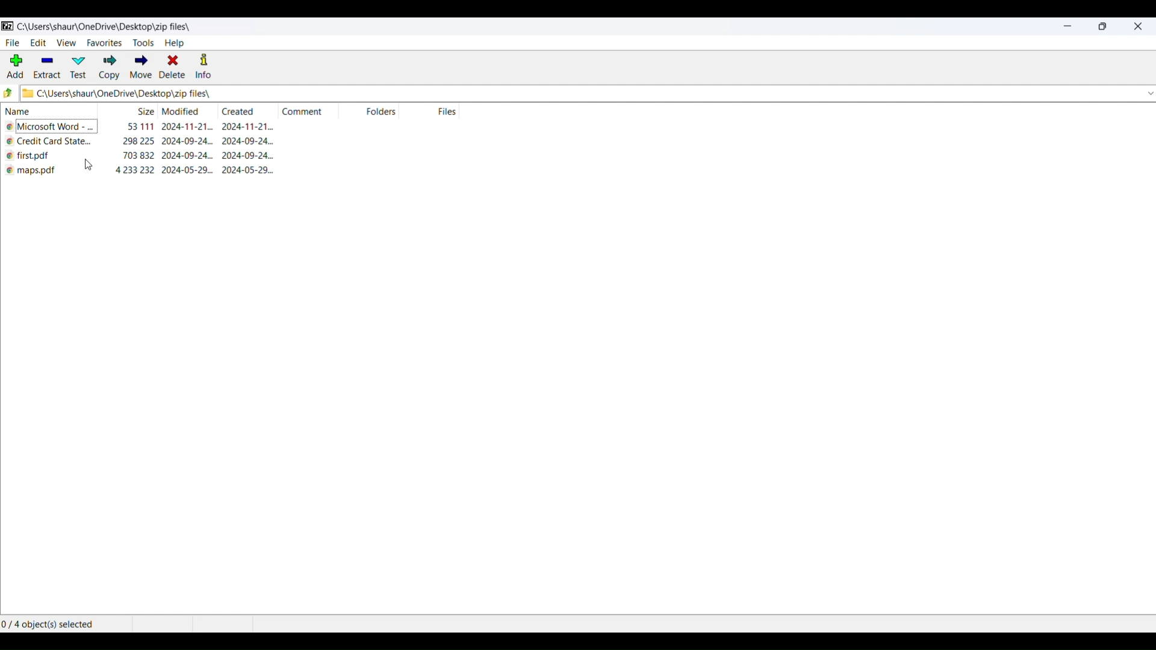  I want to click on file creation date, so click(253, 170).